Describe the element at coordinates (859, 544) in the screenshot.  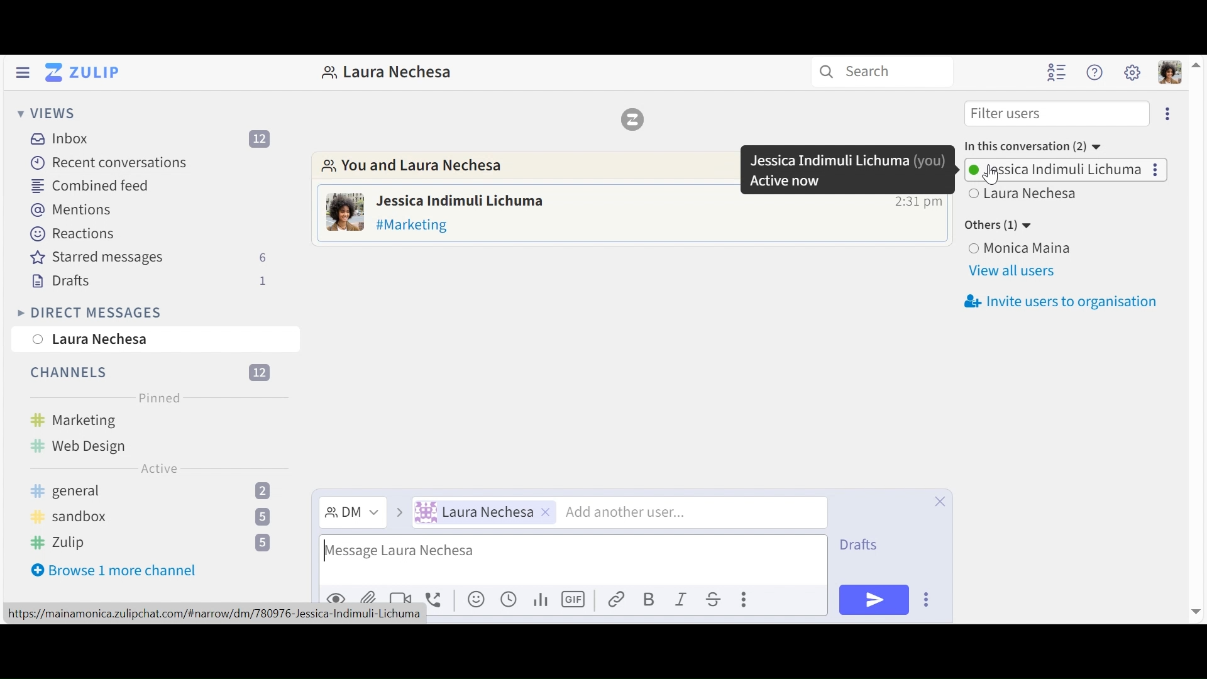
I see `Drafts` at that location.